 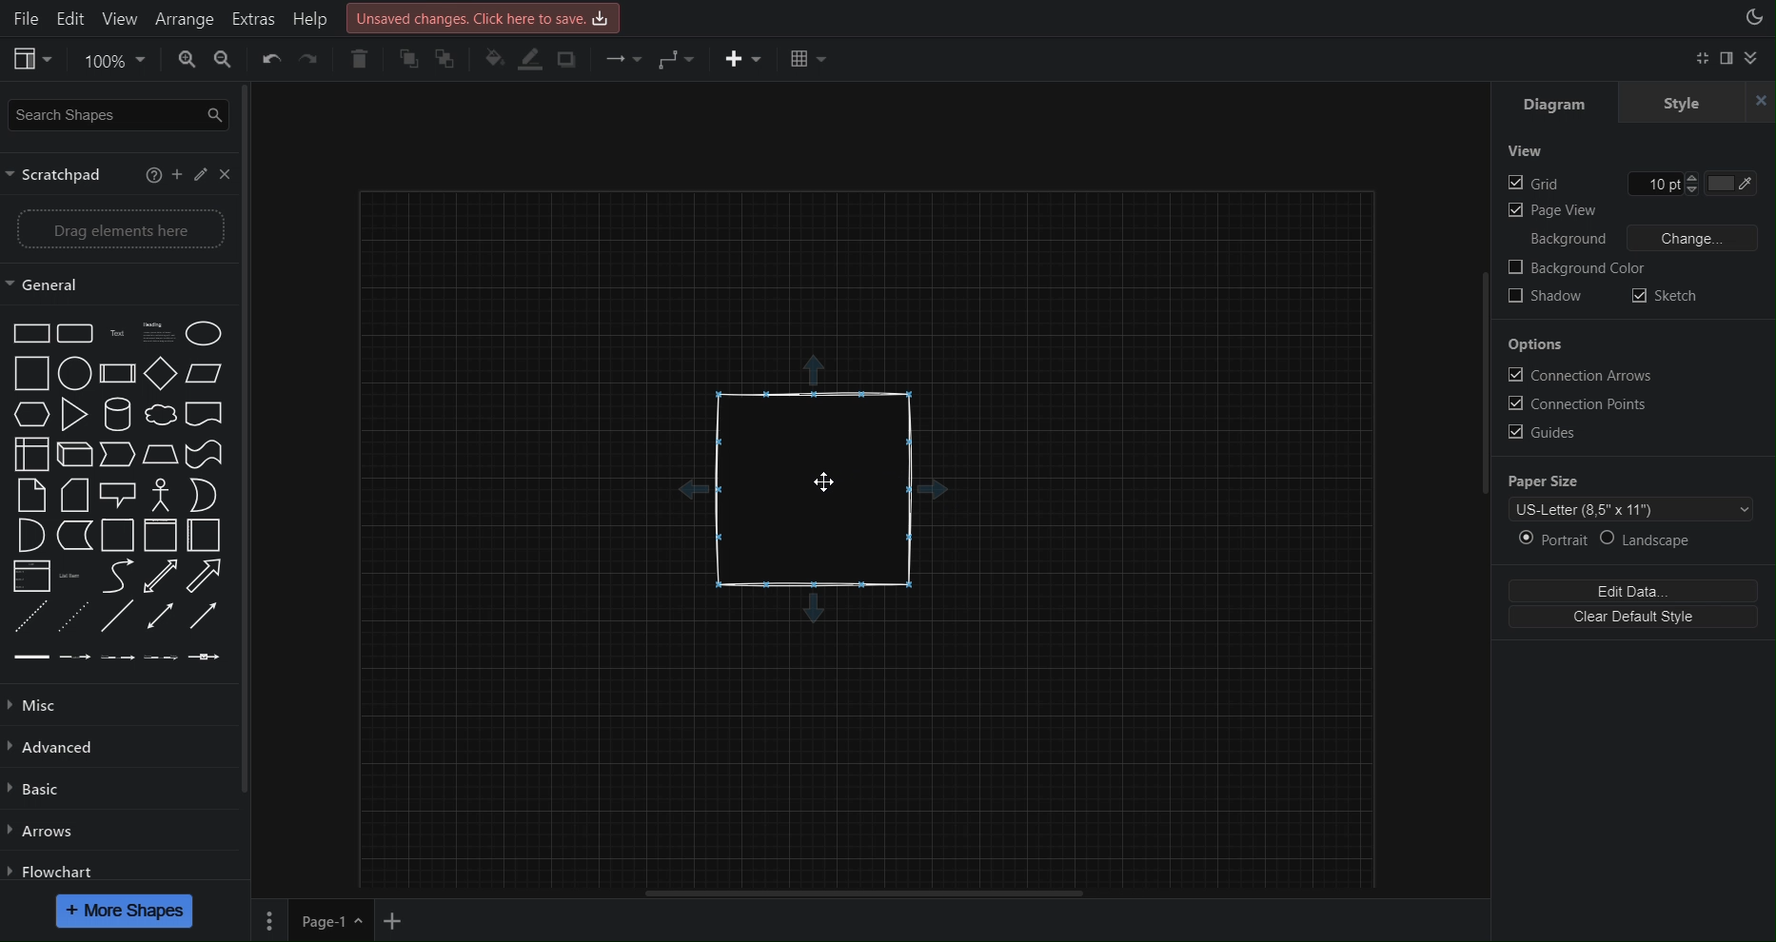 What do you see at coordinates (859, 889) in the screenshot?
I see `Scrollbar` at bounding box center [859, 889].